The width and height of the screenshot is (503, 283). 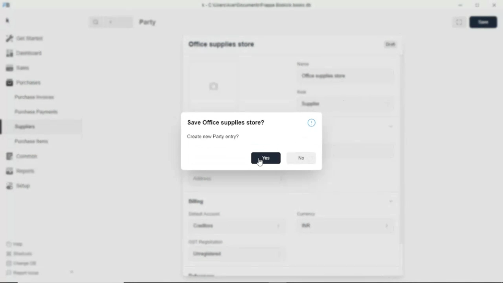 I want to click on Forward, so click(x=127, y=22).